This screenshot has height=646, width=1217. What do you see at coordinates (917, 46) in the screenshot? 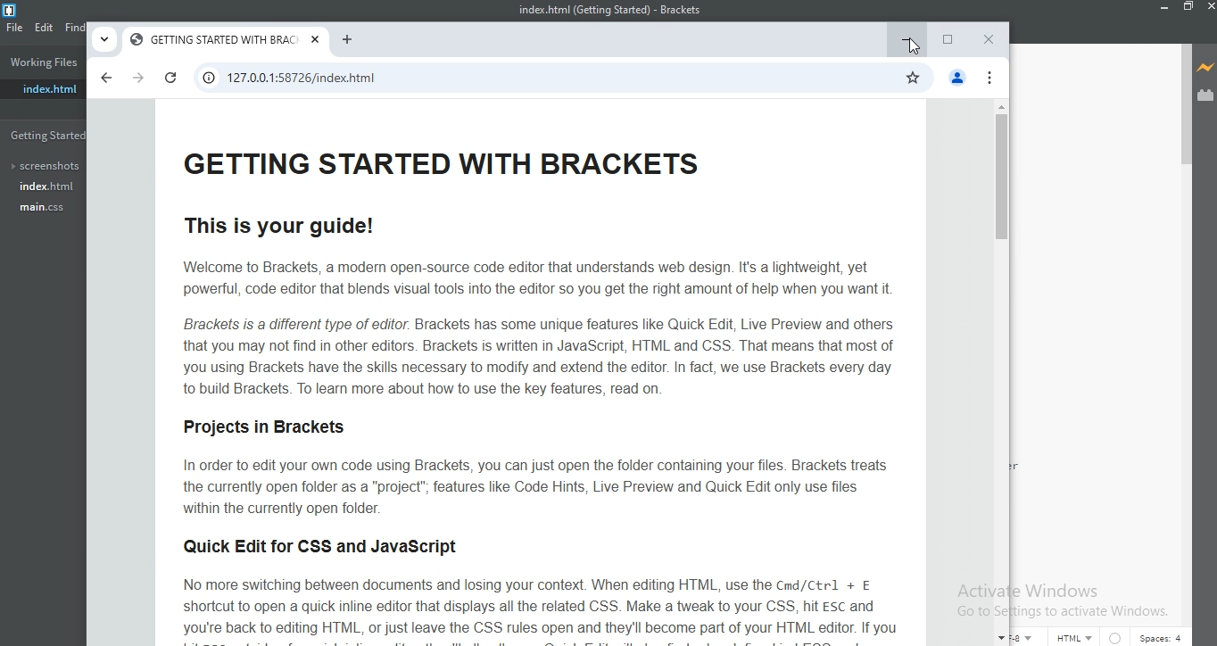
I see `cursor` at bounding box center [917, 46].